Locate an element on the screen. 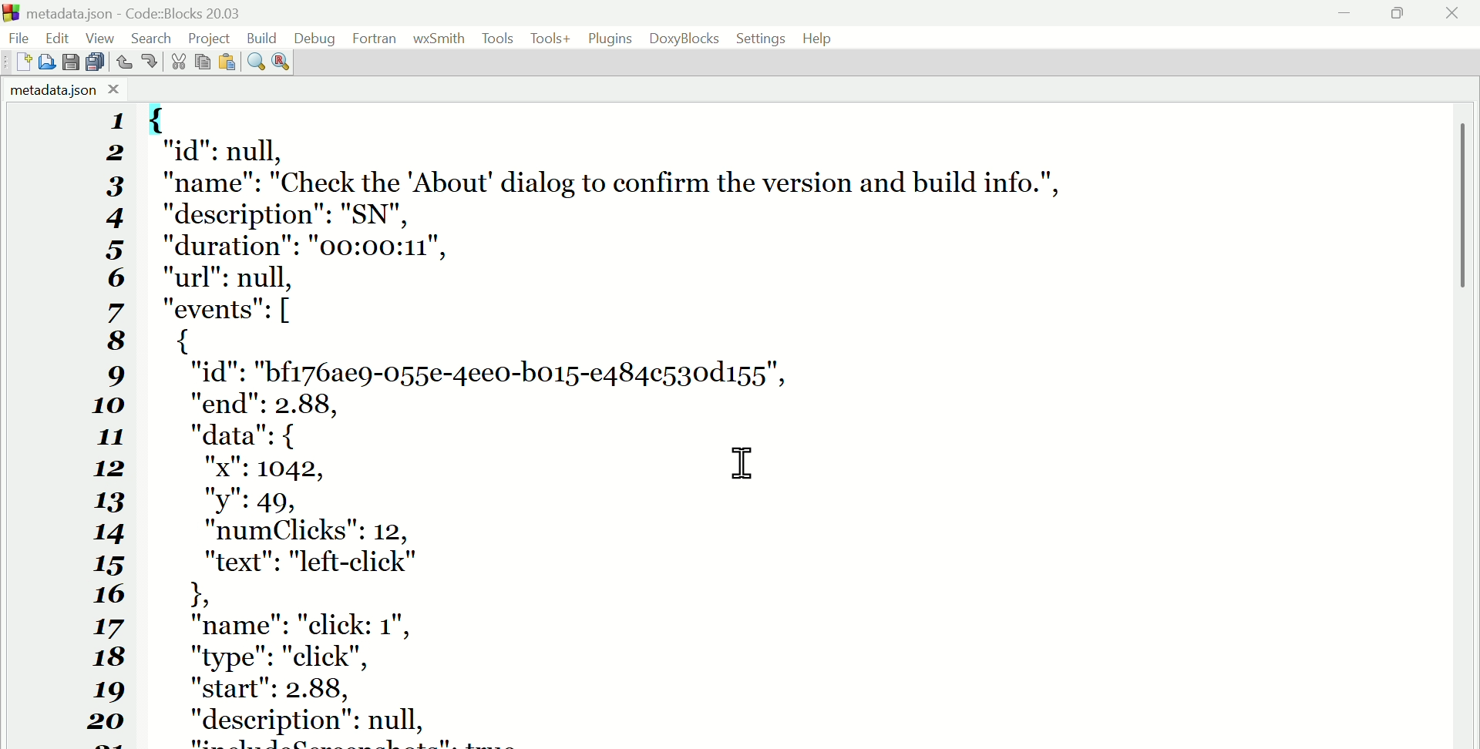 The width and height of the screenshot is (1480, 749). Search is located at coordinates (156, 36).